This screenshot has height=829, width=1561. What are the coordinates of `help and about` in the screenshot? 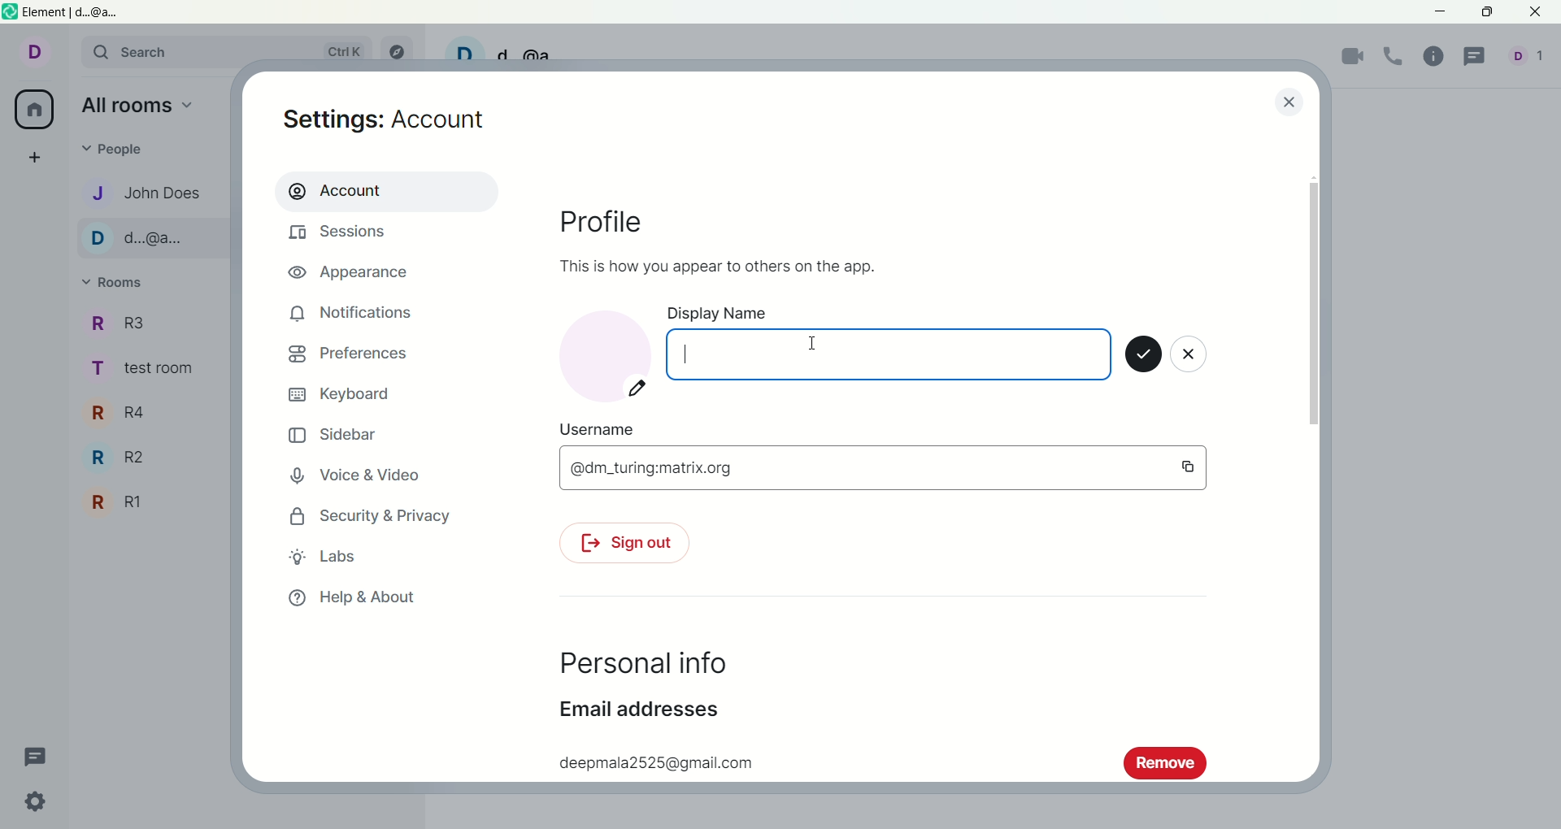 It's located at (352, 599).